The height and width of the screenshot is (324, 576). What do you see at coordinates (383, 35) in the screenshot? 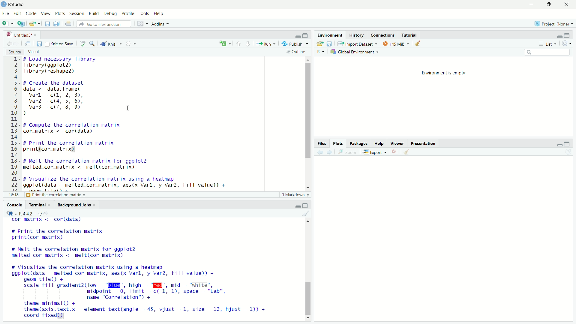
I see `connections` at bounding box center [383, 35].